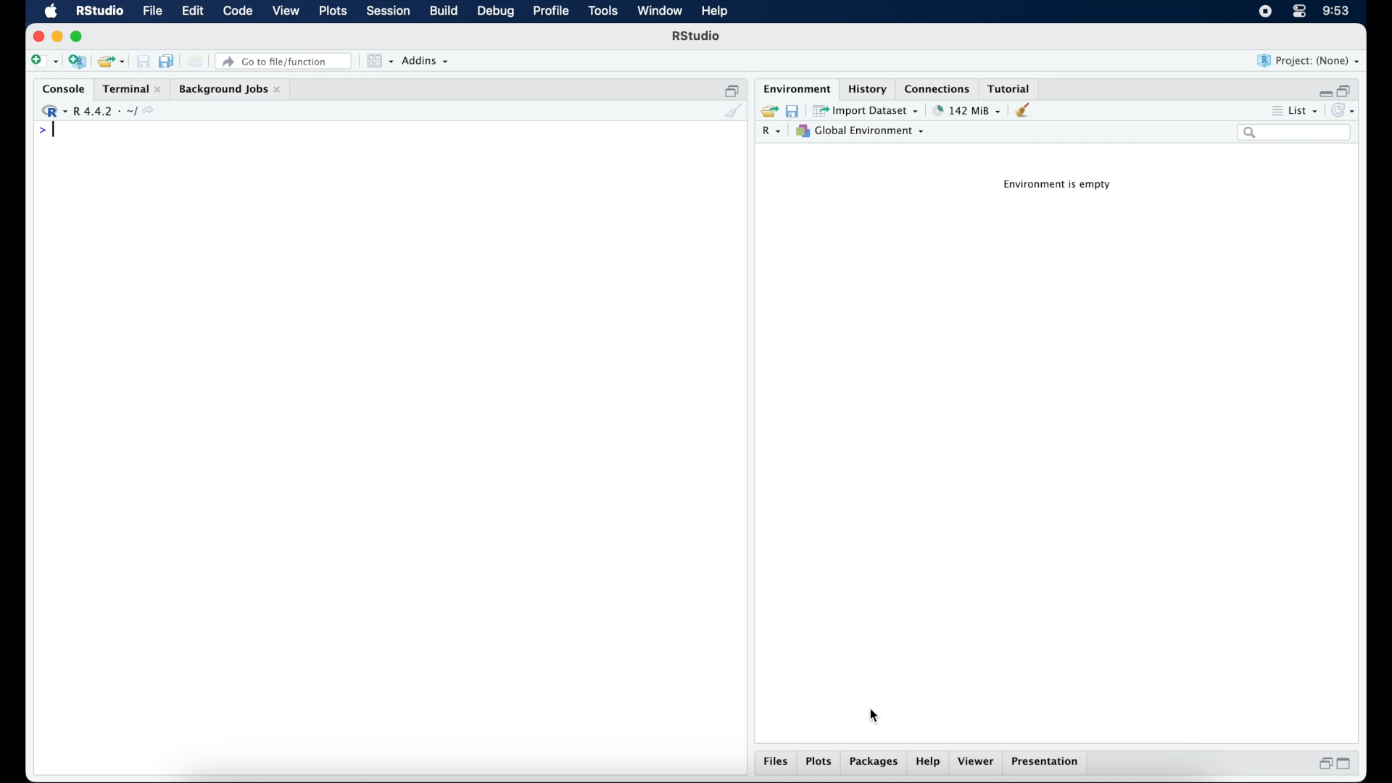 This screenshot has height=783, width=1392. Describe the element at coordinates (732, 88) in the screenshot. I see `restore down` at that location.